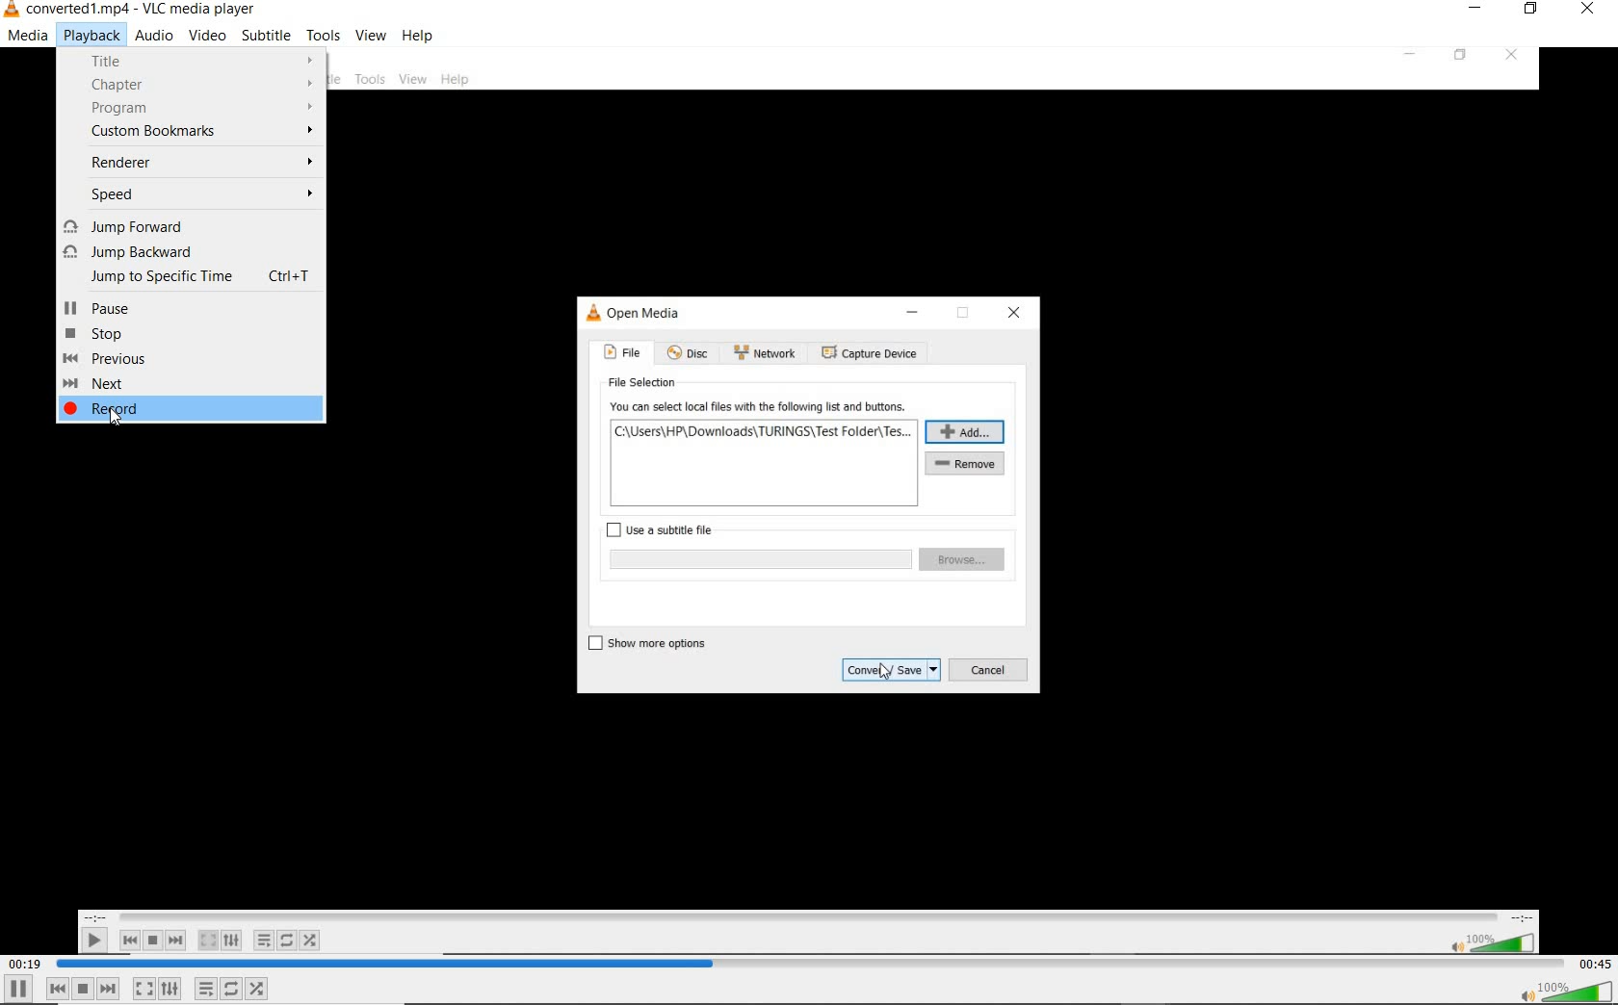  Describe the element at coordinates (232, 990) in the screenshot. I see `click to toggle between loop all` at that location.